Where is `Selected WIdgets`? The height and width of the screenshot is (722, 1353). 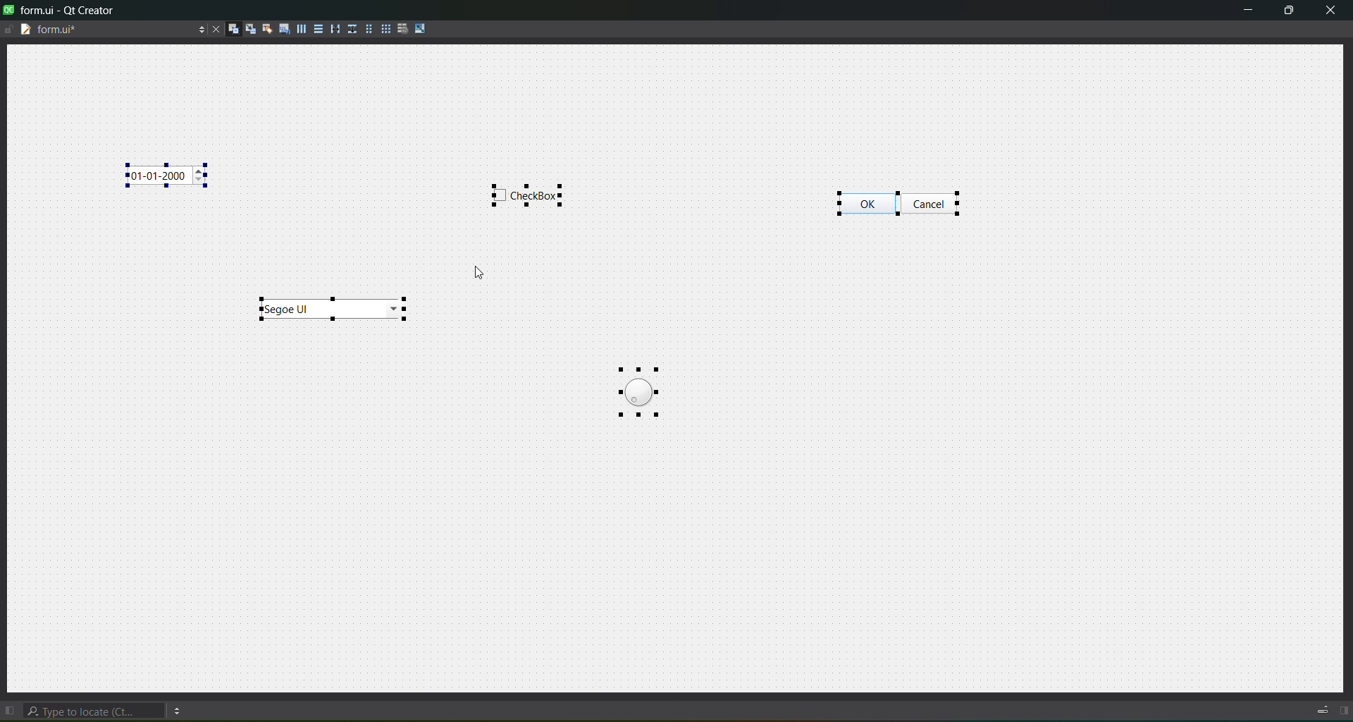 Selected WIdgets is located at coordinates (166, 173).